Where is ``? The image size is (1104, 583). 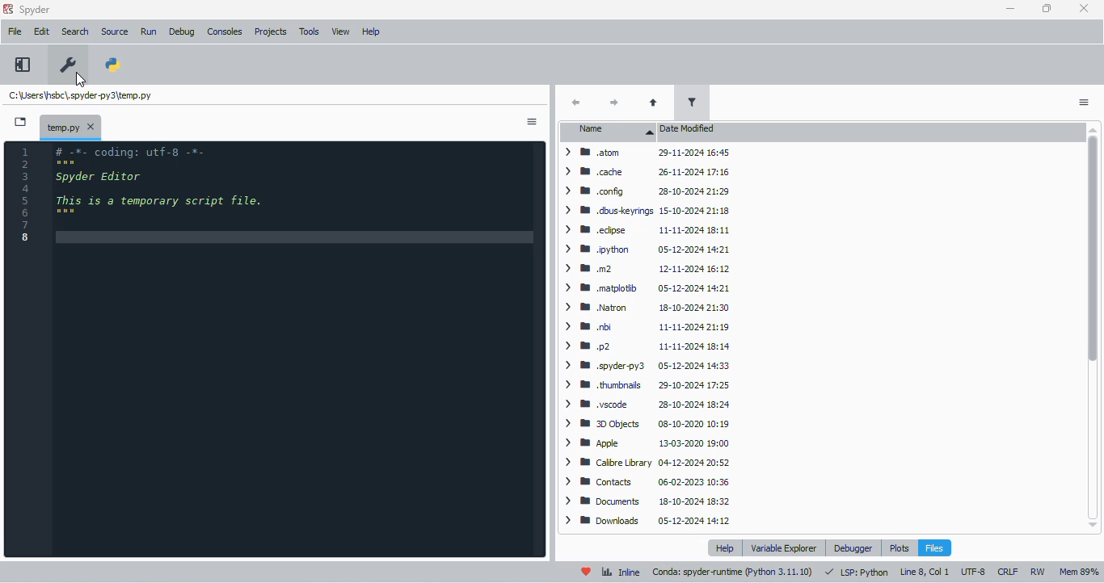  is located at coordinates (644, 154).